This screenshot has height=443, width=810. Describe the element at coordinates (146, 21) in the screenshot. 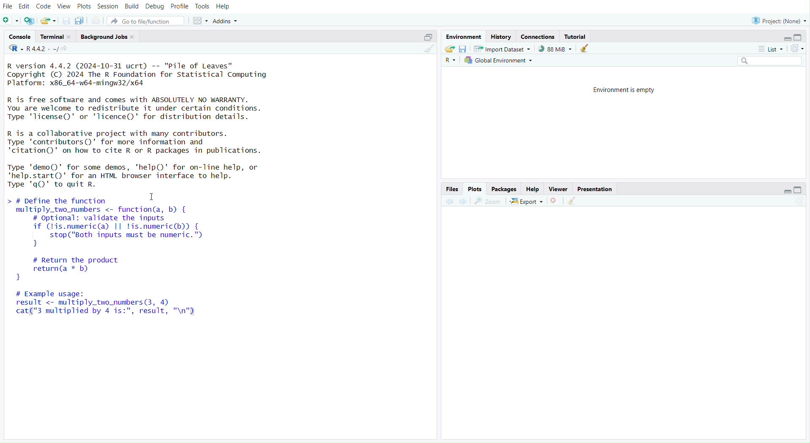

I see `Go to file/function` at that location.